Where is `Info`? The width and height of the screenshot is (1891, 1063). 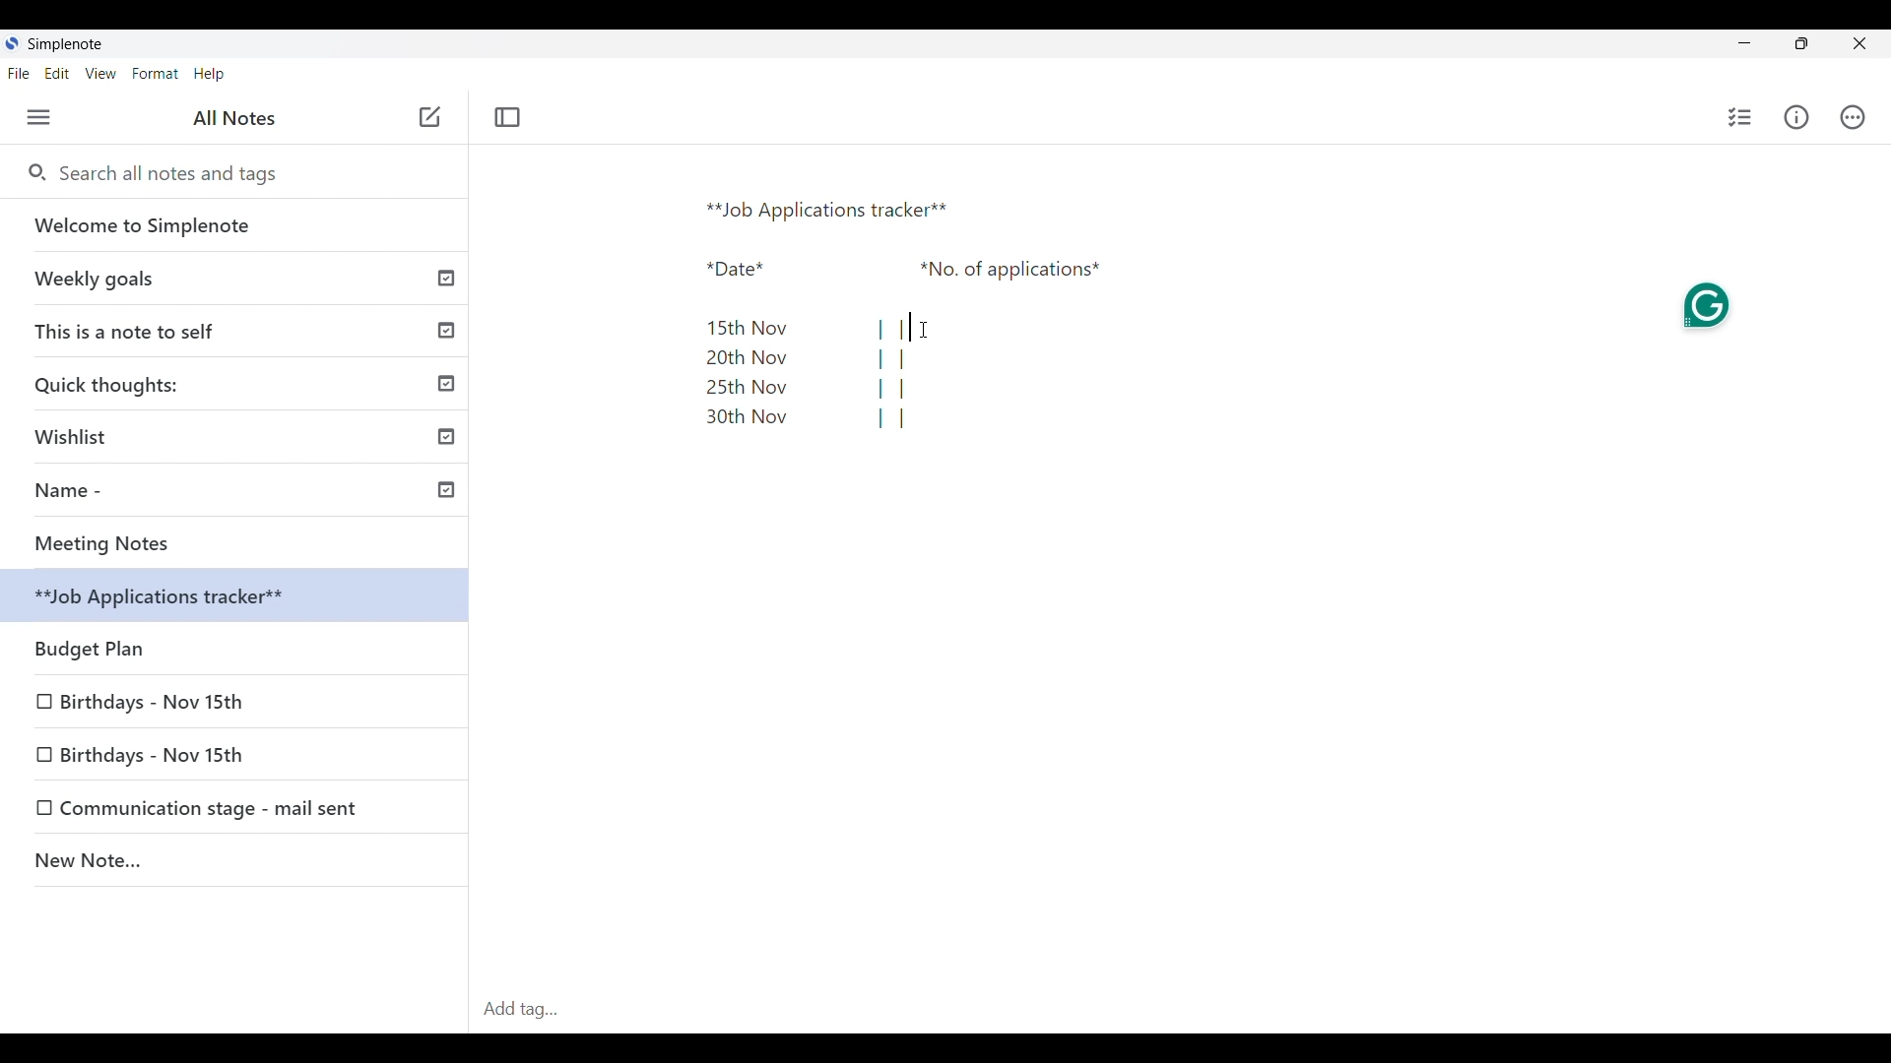
Info is located at coordinates (1797, 117).